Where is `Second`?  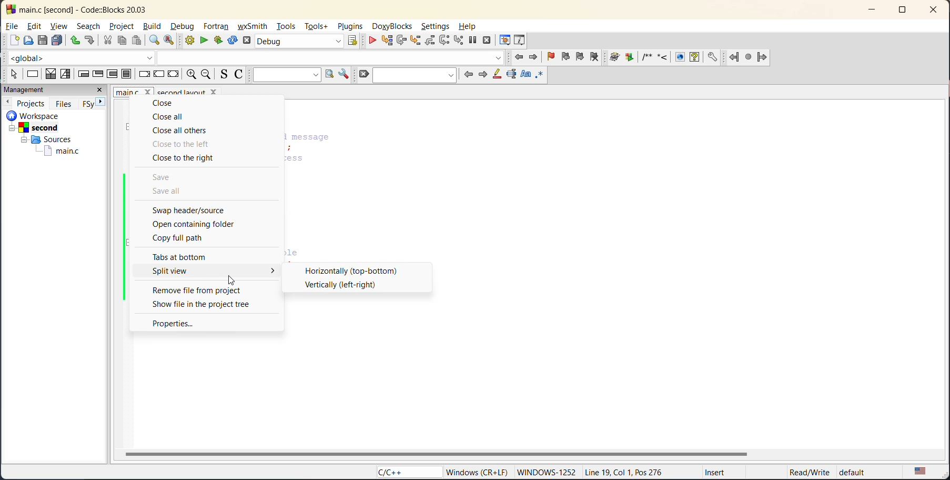 Second is located at coordinates (41, 127).